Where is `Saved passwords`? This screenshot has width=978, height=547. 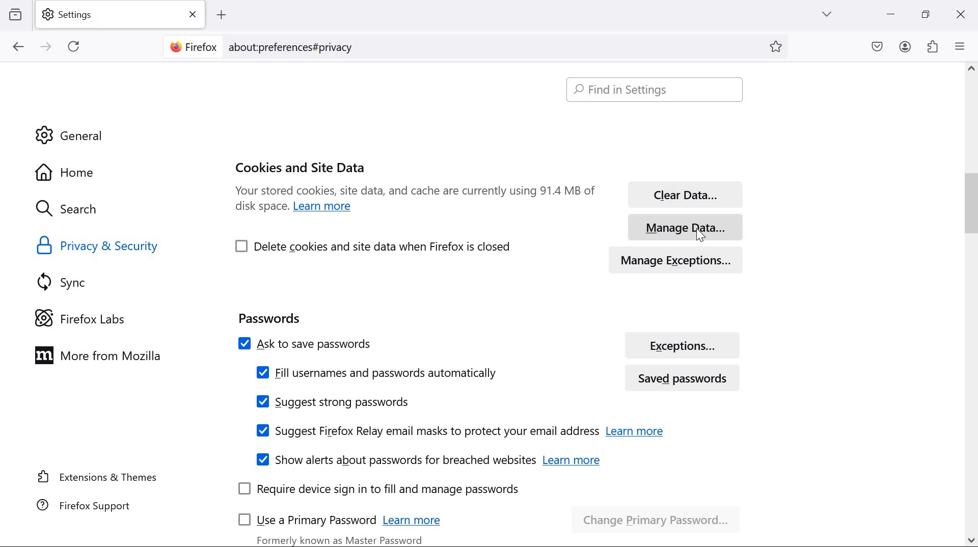 Saved passwords is located at coordinates (687, 377).